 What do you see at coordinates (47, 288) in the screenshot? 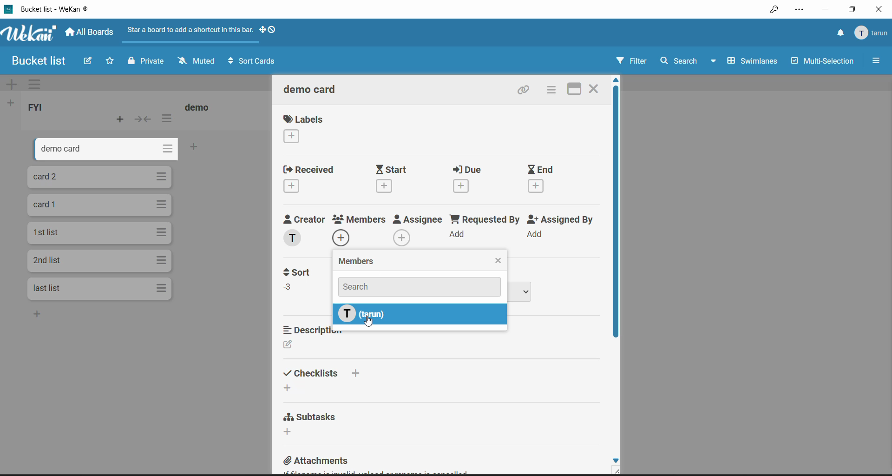
I see `card title` at bounding box center [47, 288].